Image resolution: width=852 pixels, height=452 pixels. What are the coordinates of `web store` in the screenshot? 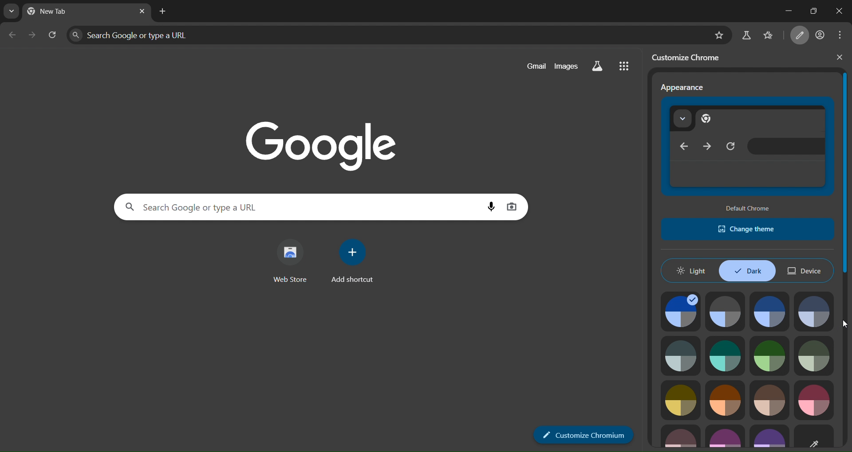 It's located at (288, 262).